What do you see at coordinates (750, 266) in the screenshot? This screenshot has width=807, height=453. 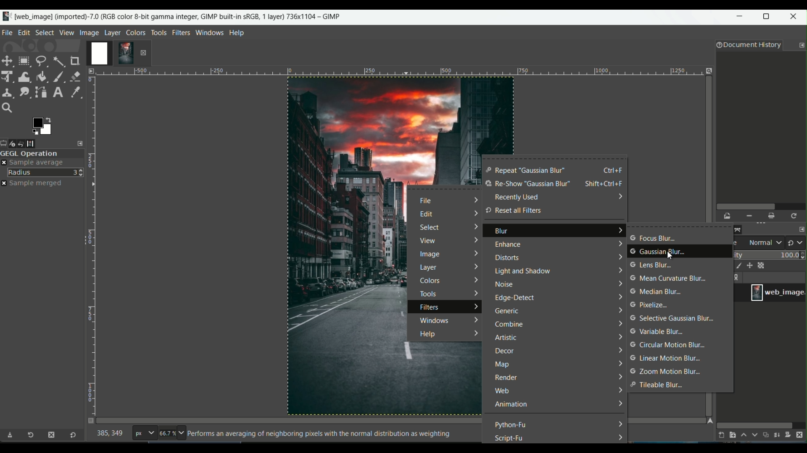 I see `lock size and position` at bounding box center [750, 266].